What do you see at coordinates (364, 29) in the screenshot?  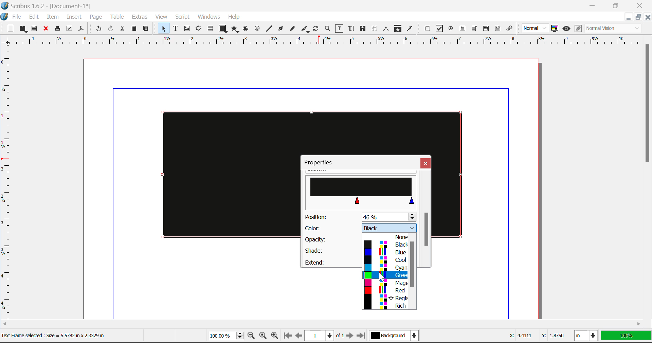 I see `Link Frames` at bounding box center [364, 29].